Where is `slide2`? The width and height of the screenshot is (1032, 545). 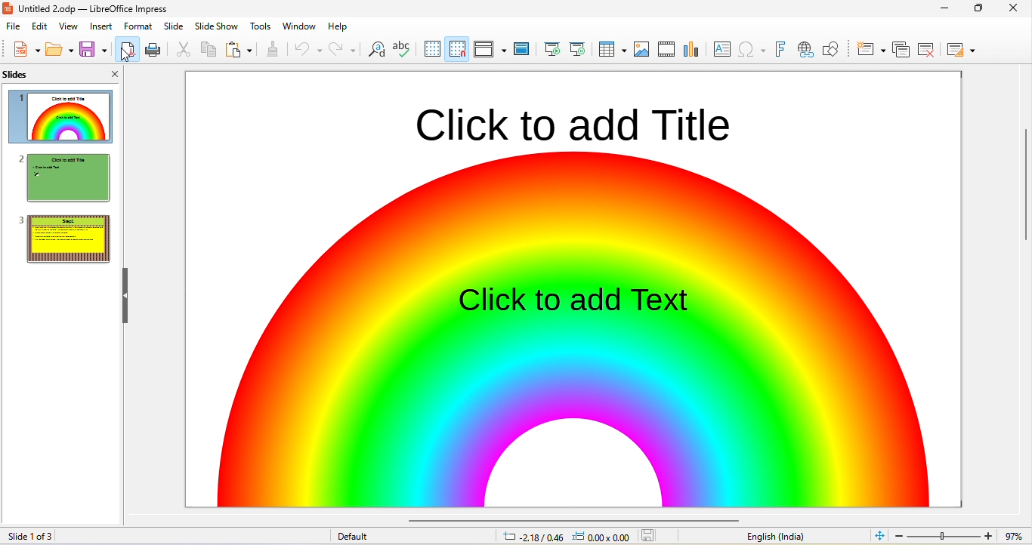 slide2 is located at coordinates (66, 177).